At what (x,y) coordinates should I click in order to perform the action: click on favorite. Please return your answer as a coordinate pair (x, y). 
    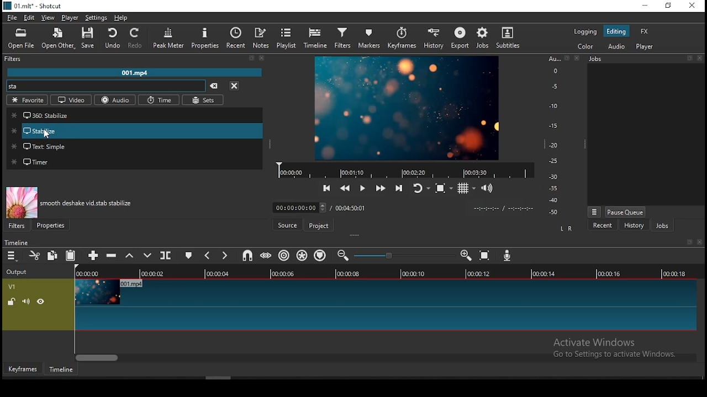
    Looking at the image, I should click on (27, 99).